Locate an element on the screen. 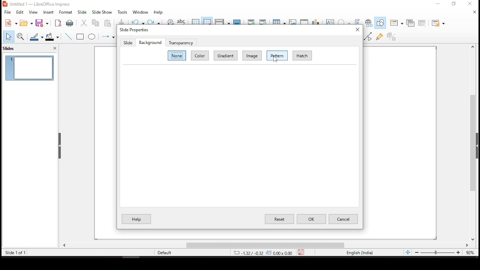 This screenshot has width=480, height=270. scroll bar is located at coordinates (475, 142).